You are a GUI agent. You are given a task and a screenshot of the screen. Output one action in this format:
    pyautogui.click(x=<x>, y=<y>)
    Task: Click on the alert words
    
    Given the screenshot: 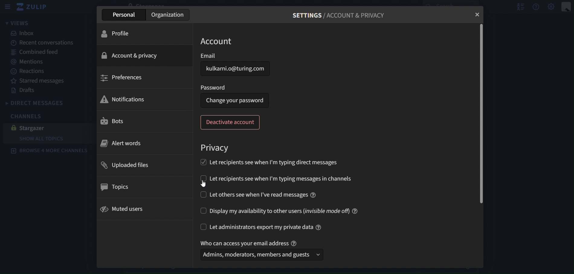 What is the action you would take?
    pyautogui.click(x=122, y=144)
    